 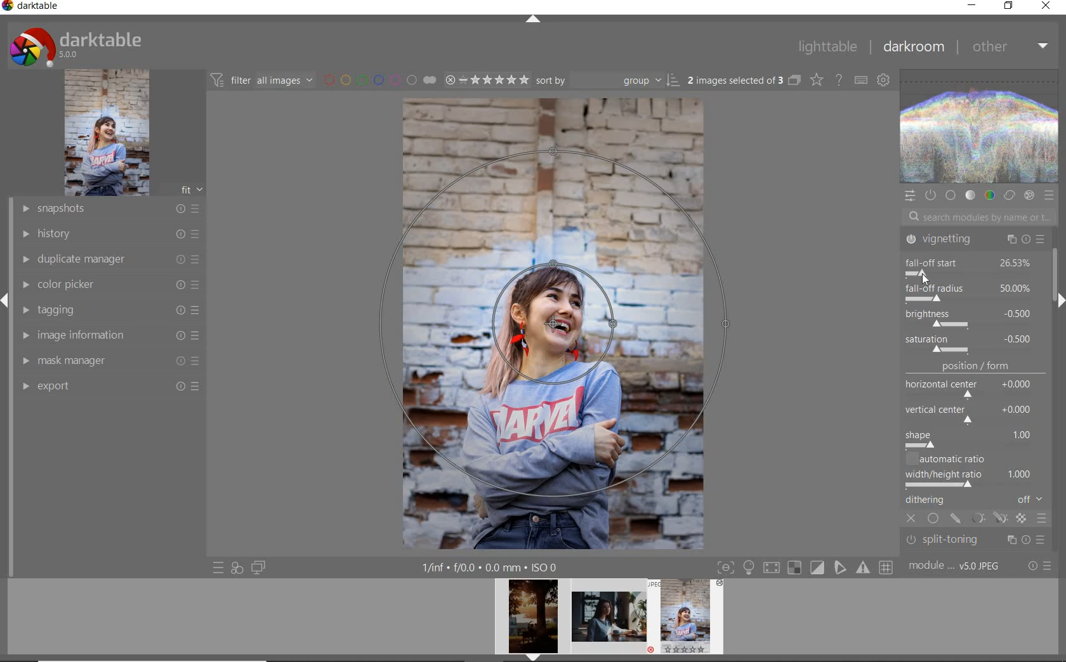 I want to click on graduated density, so click(x=976, y=243).